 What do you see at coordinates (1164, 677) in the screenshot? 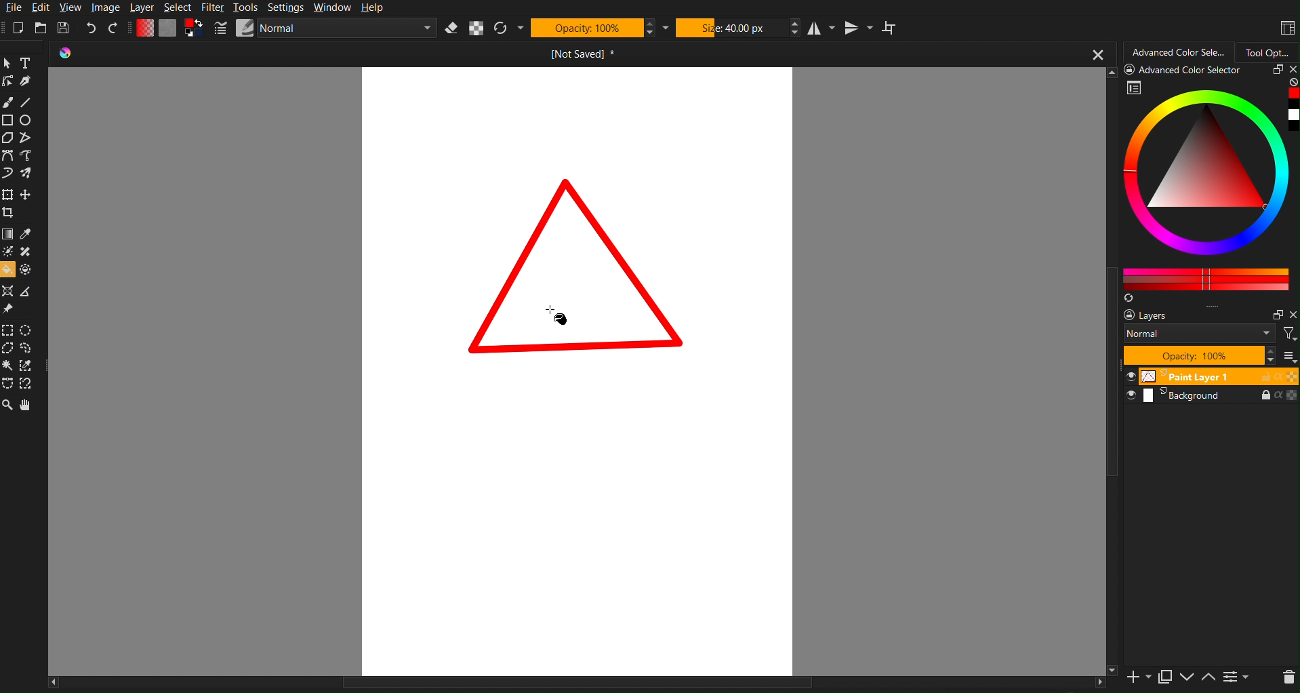
I see `duplicate layer or mask` at bounding box center [1164, 677].